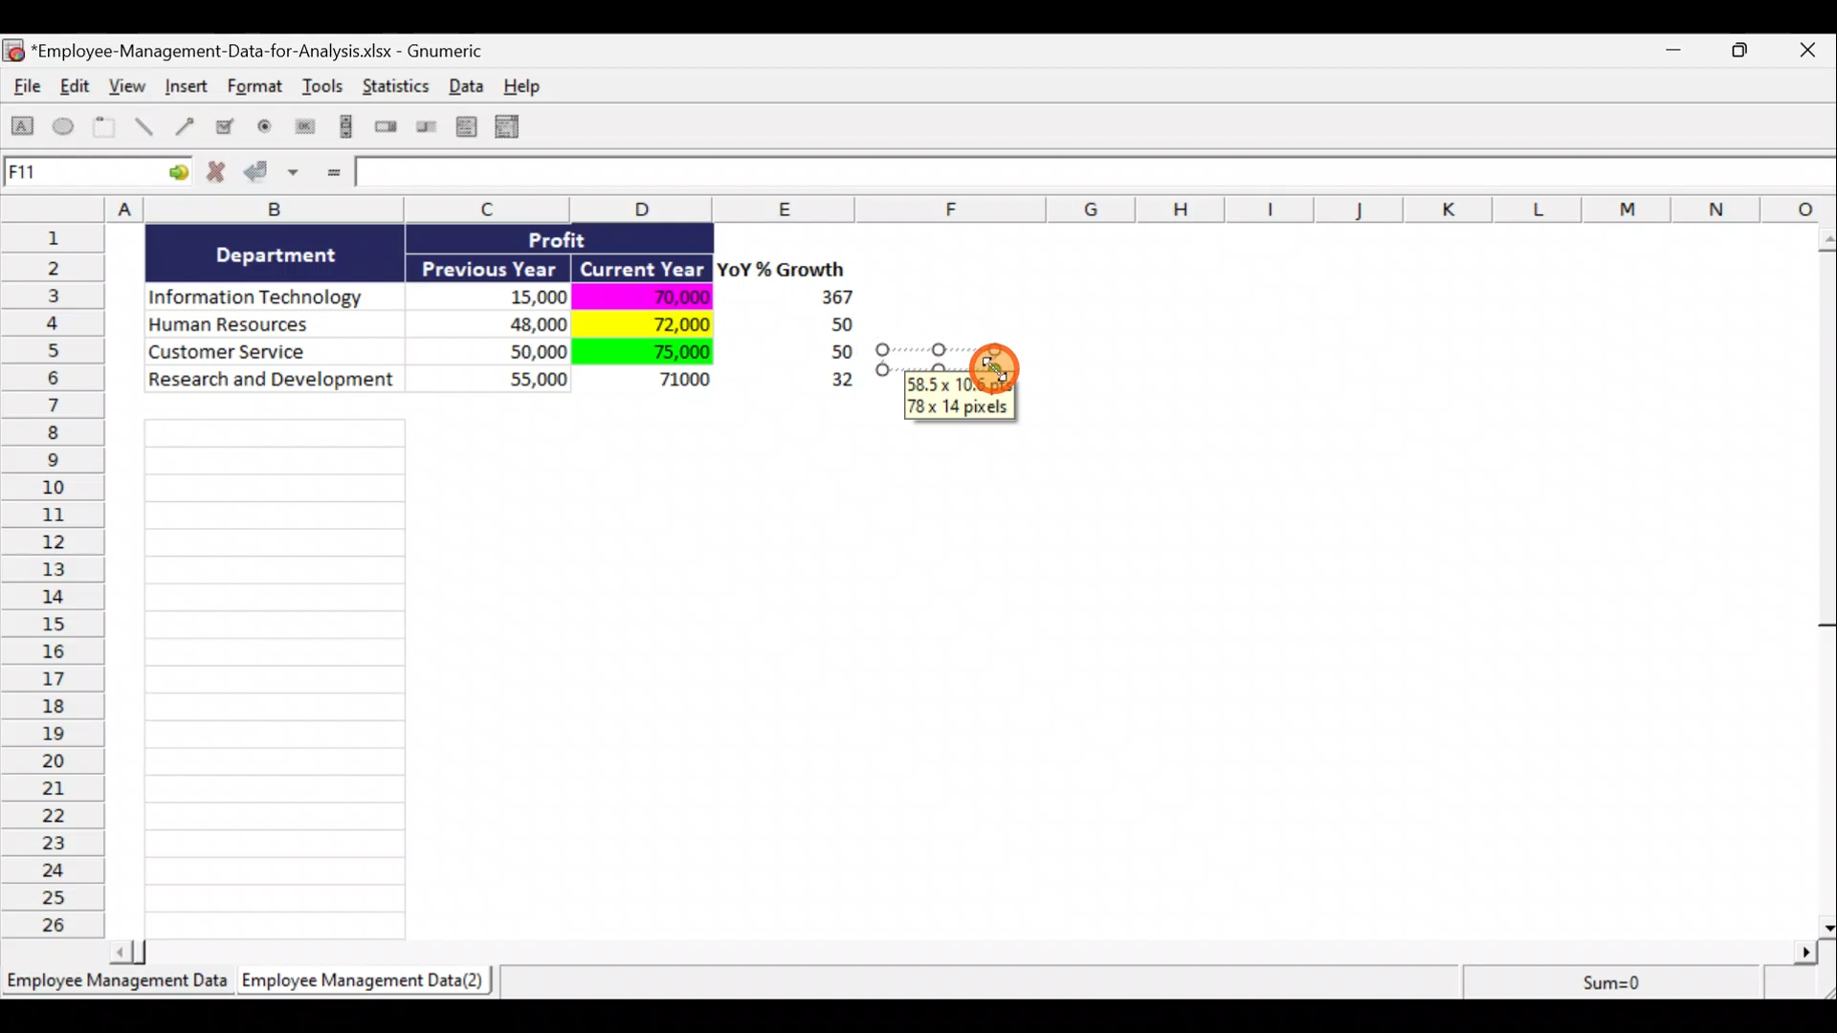 The width and height of the screenshot is (1837, 1033). I want to click on Help, so click(533, 86).